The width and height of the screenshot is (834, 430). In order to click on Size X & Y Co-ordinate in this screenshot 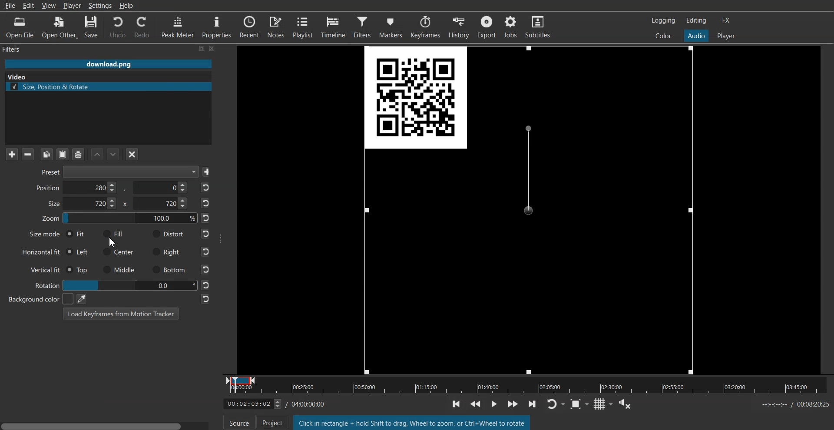, I will do `click(115, 205)`.